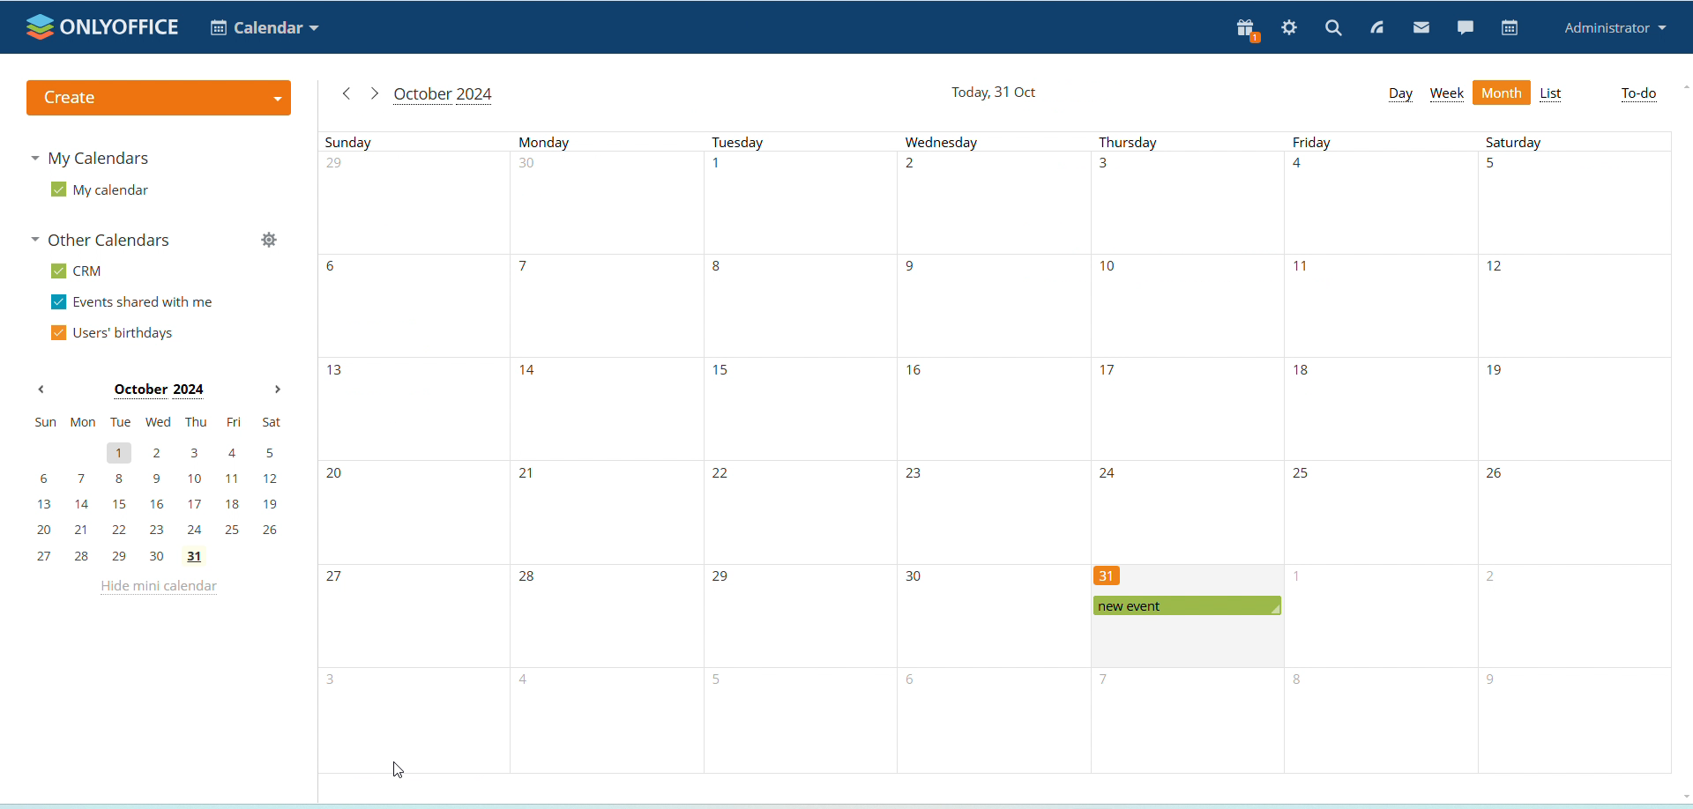 Image resolution: width=1693 pixels, height=809 pixels. I want to click on select application, so click(265, 27).